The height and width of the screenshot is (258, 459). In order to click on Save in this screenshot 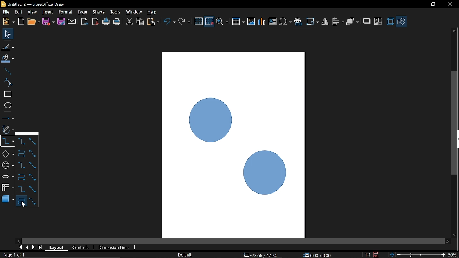, I will do `click(48, 21)`.